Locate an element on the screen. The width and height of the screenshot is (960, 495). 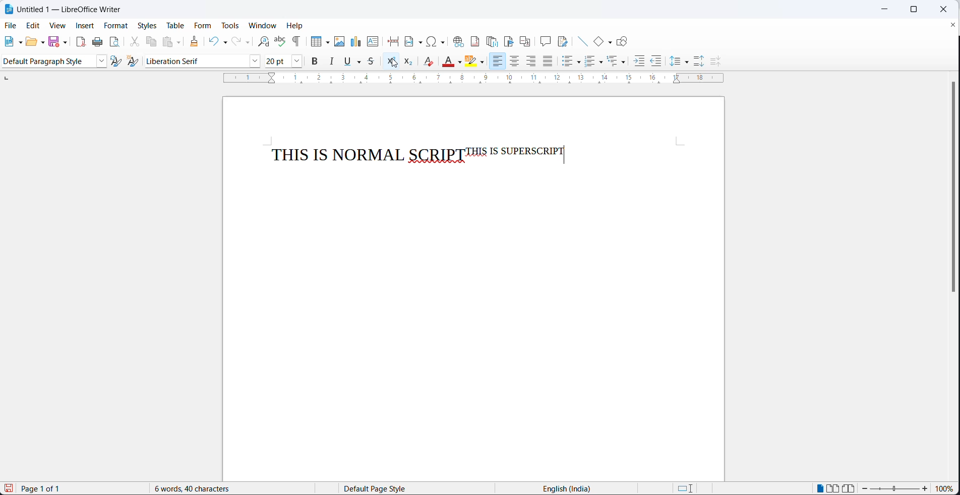
window is located at coordinates (263, 25).